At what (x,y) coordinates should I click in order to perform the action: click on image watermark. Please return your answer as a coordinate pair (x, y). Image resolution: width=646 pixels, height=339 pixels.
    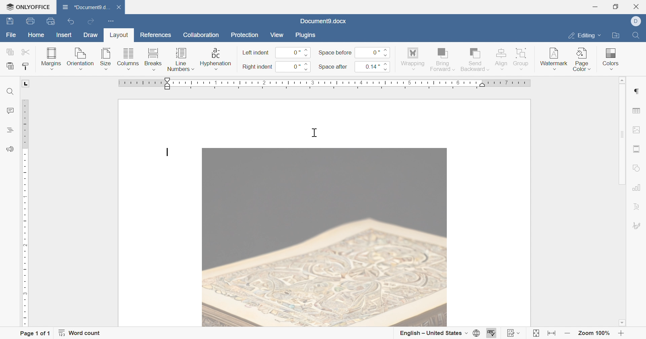
    Looking at the image, I should click on (324, 237).